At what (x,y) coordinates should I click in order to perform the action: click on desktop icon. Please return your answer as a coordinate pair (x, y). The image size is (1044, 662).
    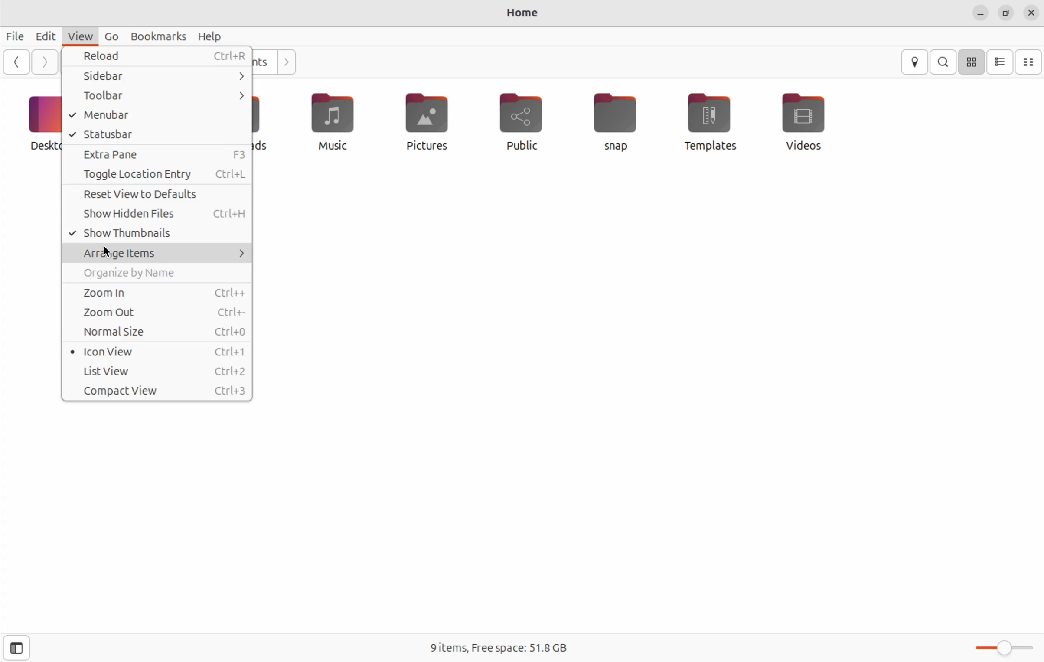
    Looking at the image, I should click on (33, 124).